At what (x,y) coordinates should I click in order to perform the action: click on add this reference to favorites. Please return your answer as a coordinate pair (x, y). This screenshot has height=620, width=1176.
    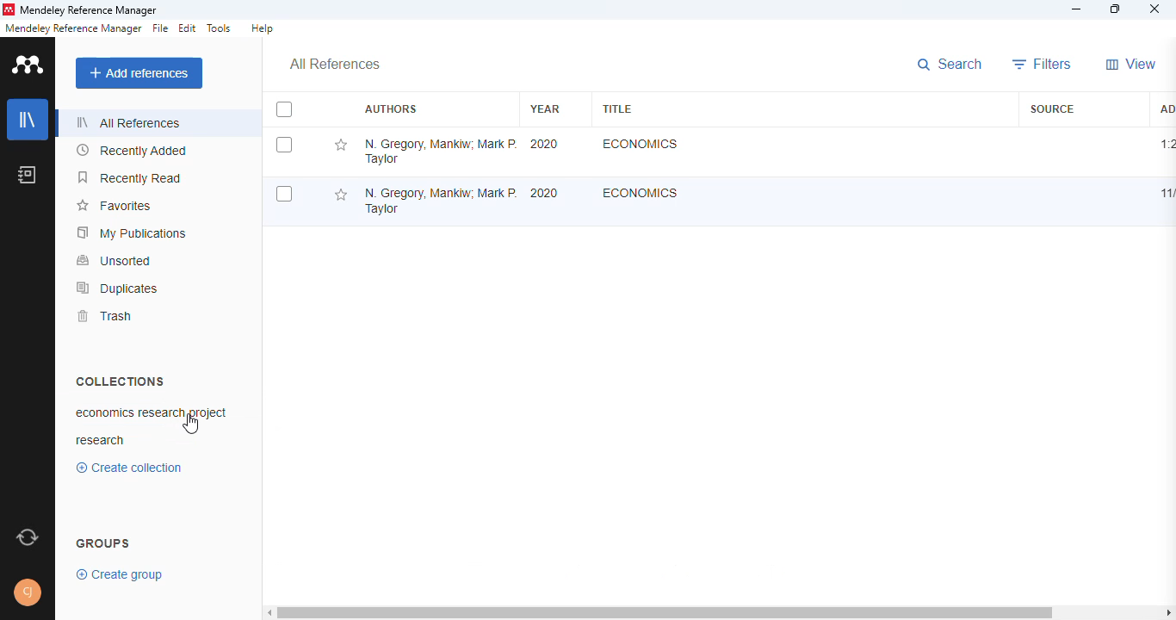
    Looking at the image, I should click on (340, 146).